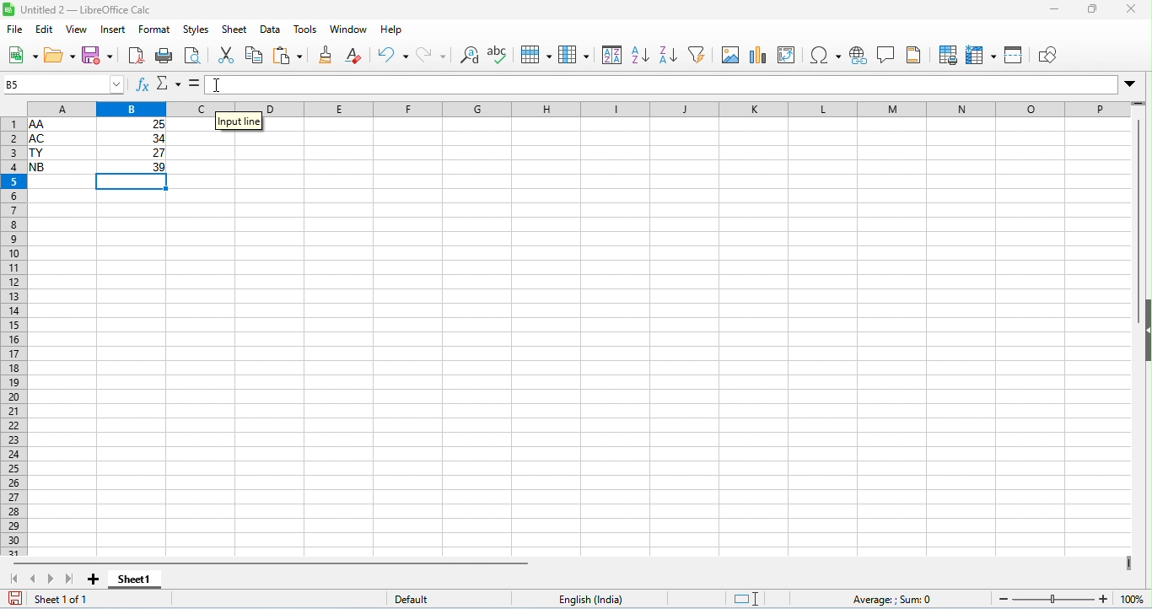 The height and width of the screenshot is (609, 1152). Describe the element at coordinates (642, 55) in the screenshot. I see `sort ascending` at that location.